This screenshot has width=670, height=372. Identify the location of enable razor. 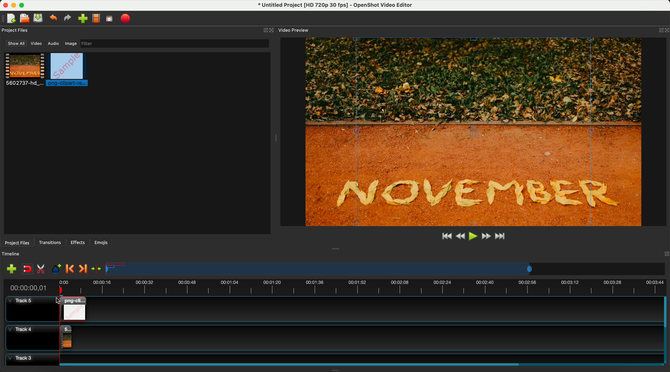
(42, 270).